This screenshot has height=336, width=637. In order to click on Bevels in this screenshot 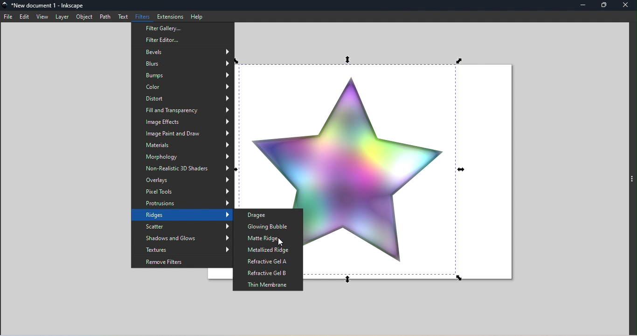, I will do `click(182, 51)`.